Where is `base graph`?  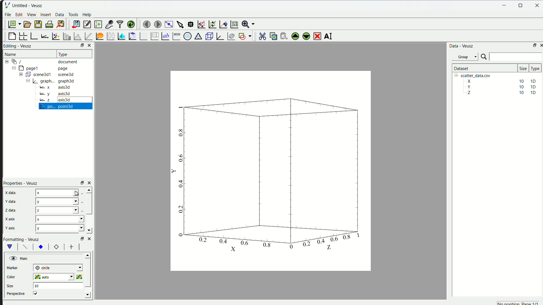
base graph is located at coordinates (34, 36).